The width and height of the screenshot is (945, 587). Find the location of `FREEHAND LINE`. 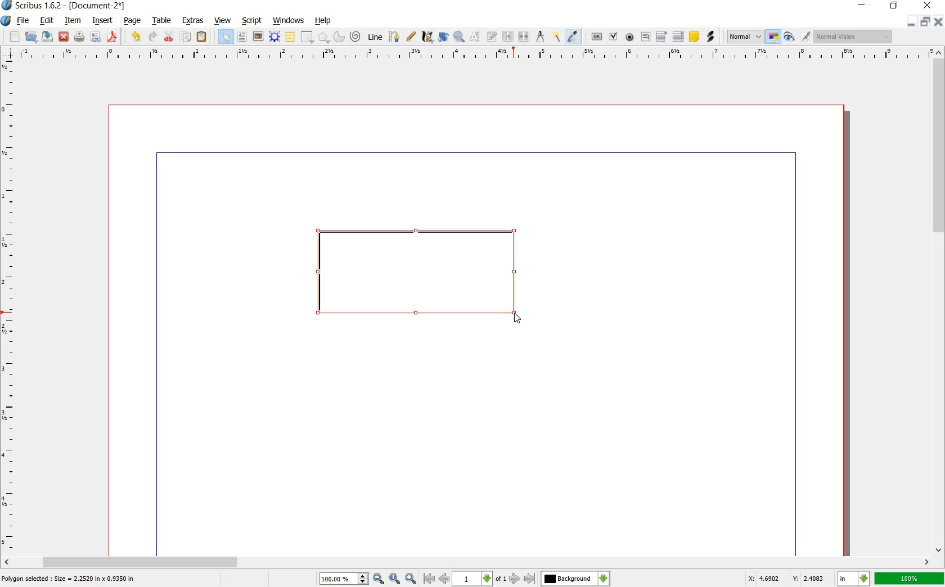

FREEHAND LINE is located at coordinates (411, 37).